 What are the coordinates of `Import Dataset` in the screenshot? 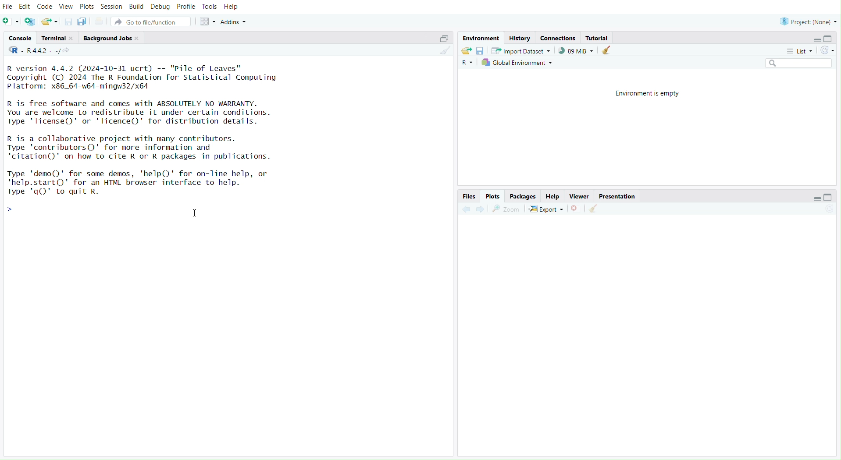 It's located at (523, 51).